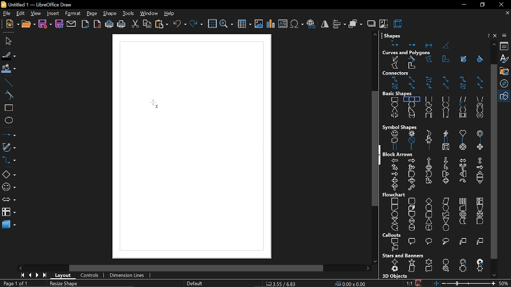 Image resolution: width=511 pixels, height=287 pixels. I want to click on insert chart, so click(271, 24).